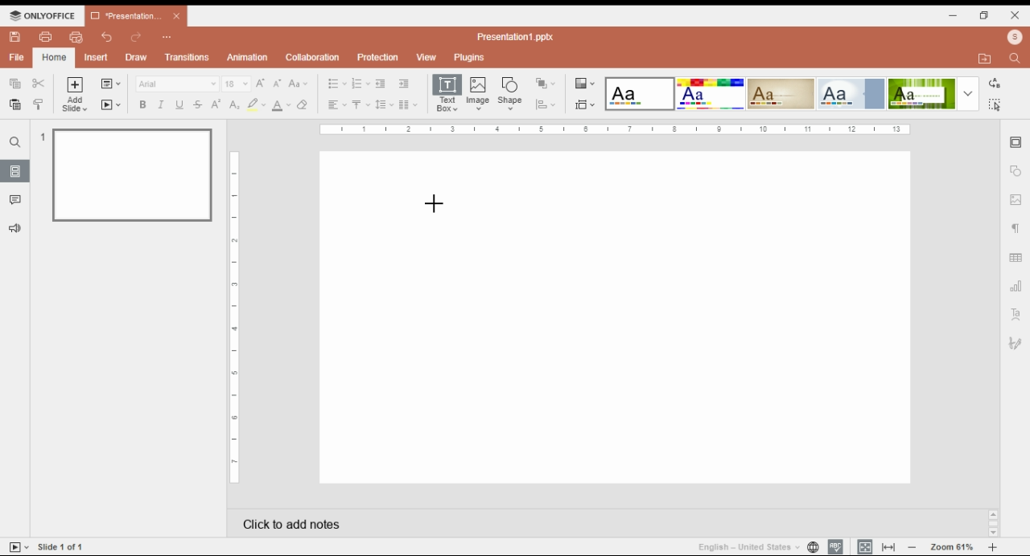  I want to click on increase zoom, so click(993, 547).